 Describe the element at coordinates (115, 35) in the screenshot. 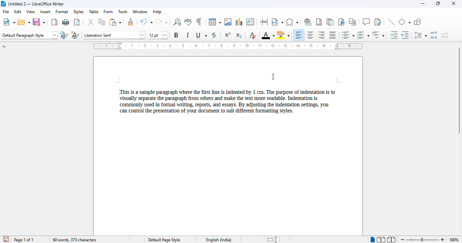

I see `font name` at that location.